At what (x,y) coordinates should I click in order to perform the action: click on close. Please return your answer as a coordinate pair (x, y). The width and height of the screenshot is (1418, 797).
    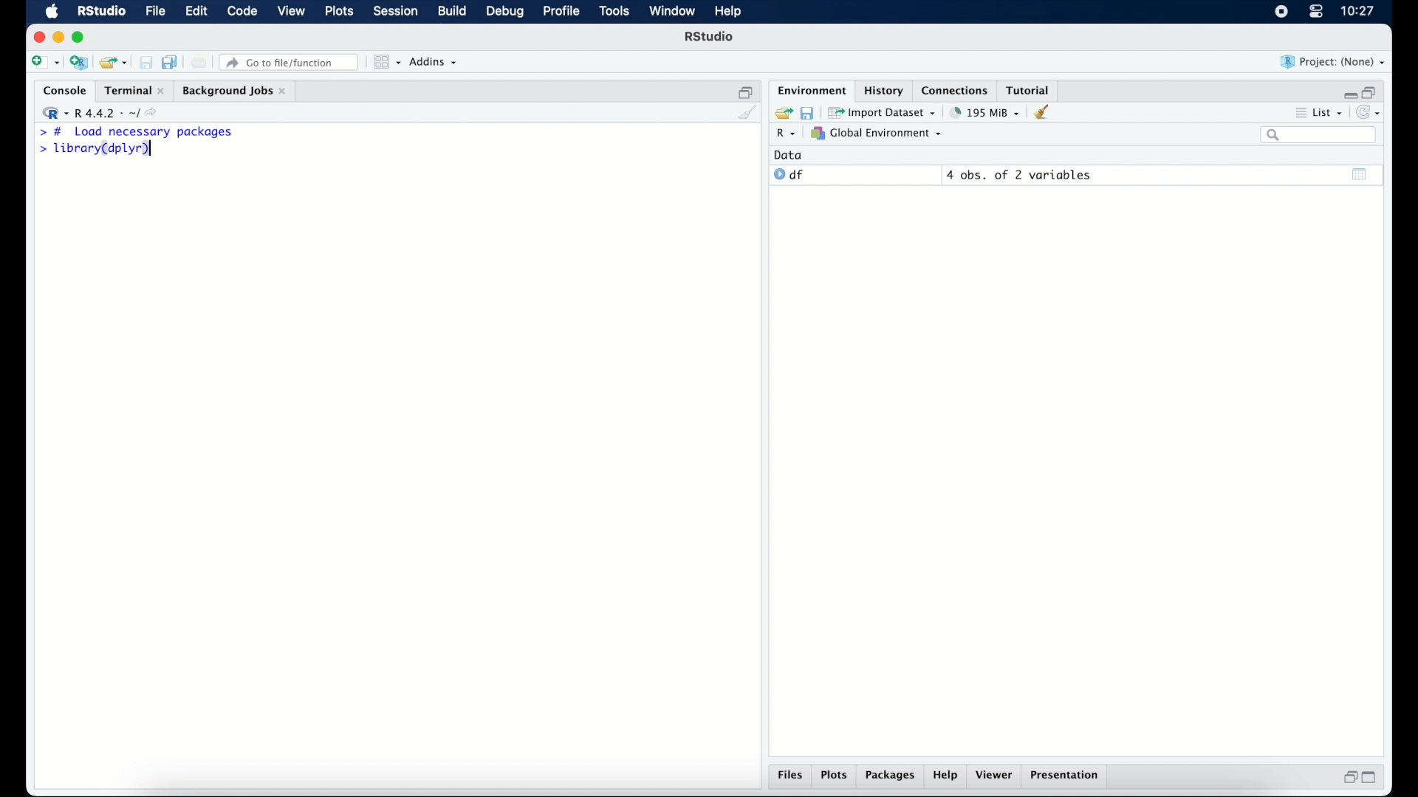
    Looking at the image, I should click on (39, 37).